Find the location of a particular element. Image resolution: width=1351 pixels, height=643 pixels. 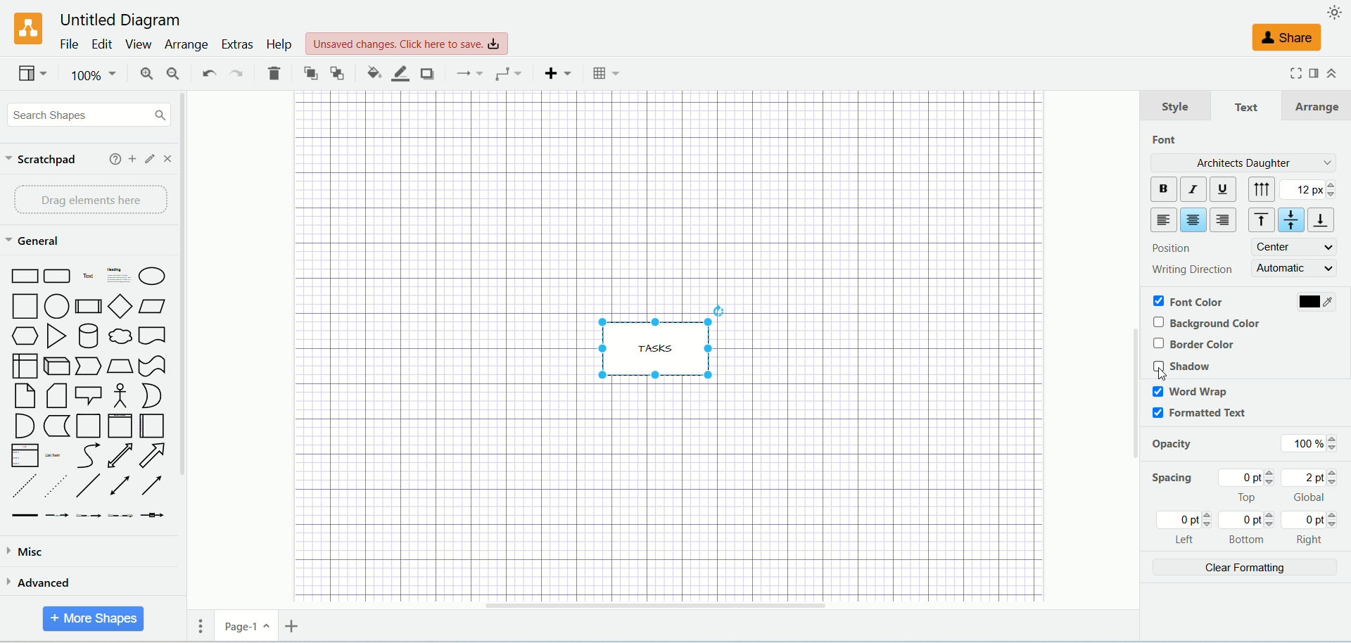

word wrap is located at coordinates (1190, 391).